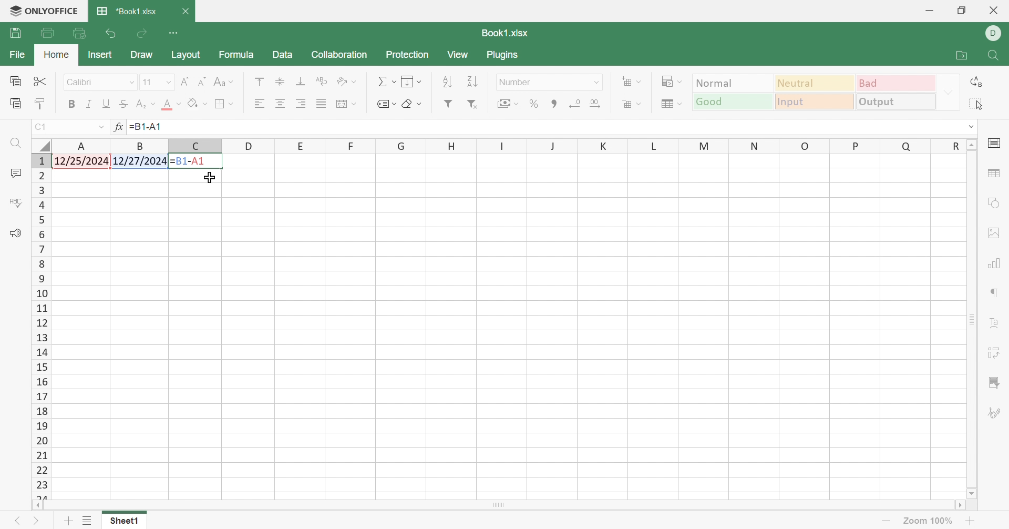 This screenshot has height=529, width=1009. What do you see at coordinates (223, 105) in the screenshot?
I see `Borders` at bounding box center [223, 105].